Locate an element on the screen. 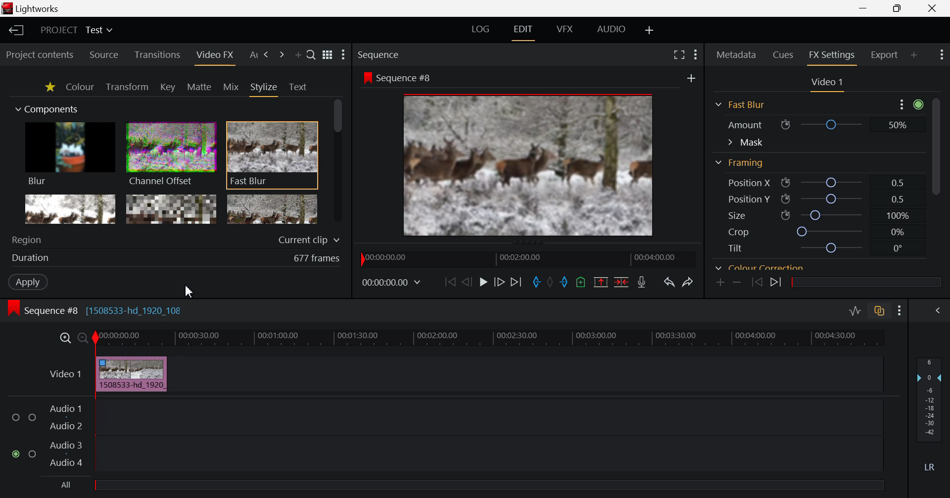 The height and width of the screenshot is (498, 950). Mattle is located at coordinates (199, 86).